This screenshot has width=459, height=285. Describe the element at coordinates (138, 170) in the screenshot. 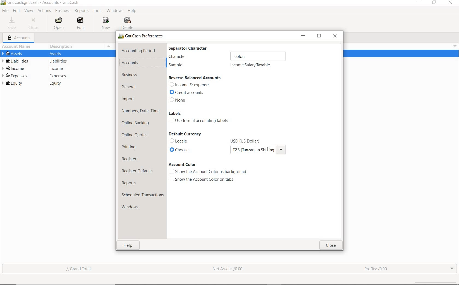

I see `register defaults` at that location.